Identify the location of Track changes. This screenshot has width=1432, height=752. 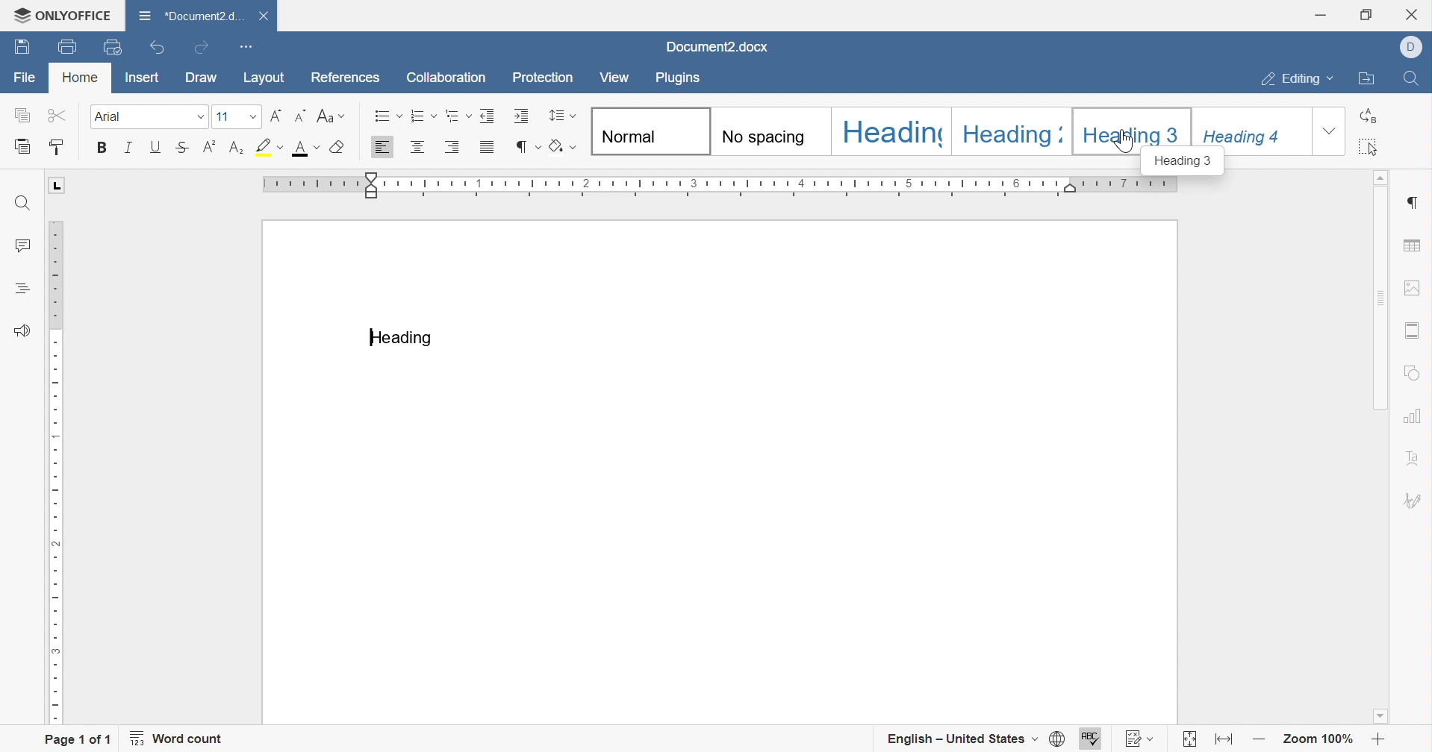
(1136, 738).